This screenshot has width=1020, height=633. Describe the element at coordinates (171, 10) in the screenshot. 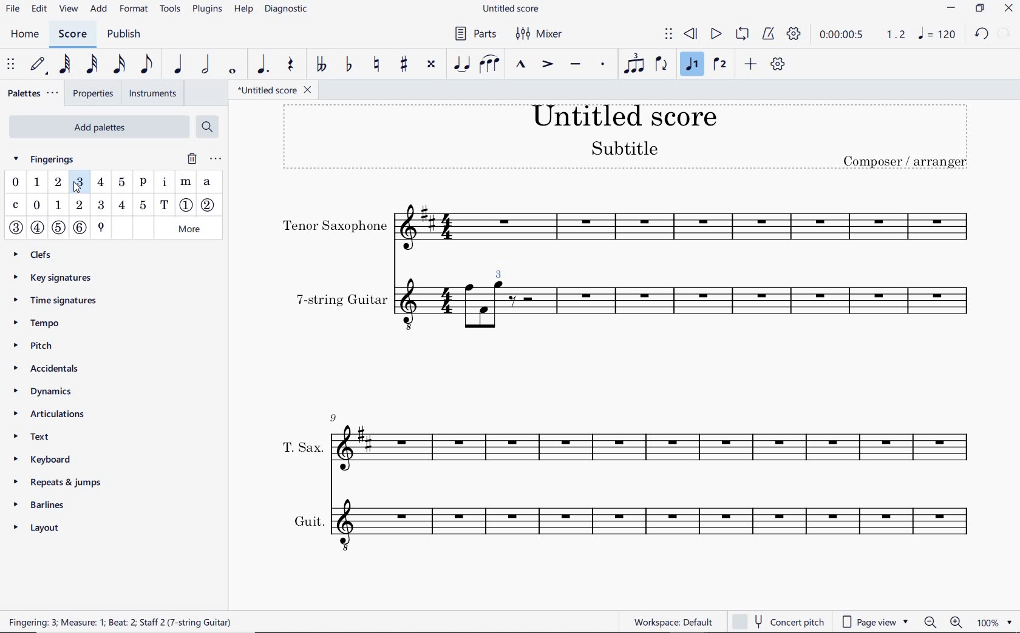

I see `TOOLS` at that location.